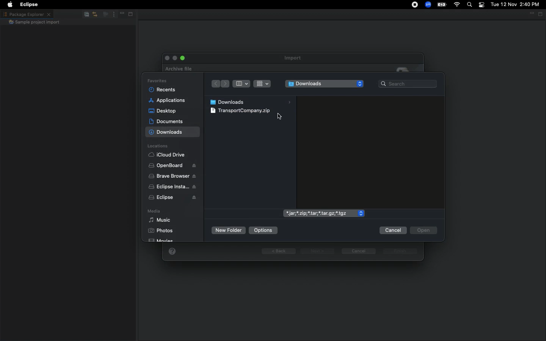 The width and height of the screenshot is (546, 341). Describe the element at coordinates (515, 5) in the screenshot. I see `Tue 12 nov 2:40 PM` at that location.